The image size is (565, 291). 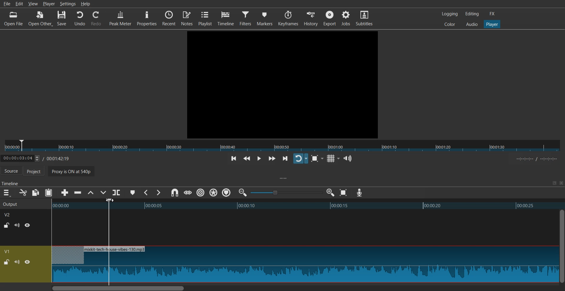 I want to click on Toggle play or pause, so click(x=259, y=159).